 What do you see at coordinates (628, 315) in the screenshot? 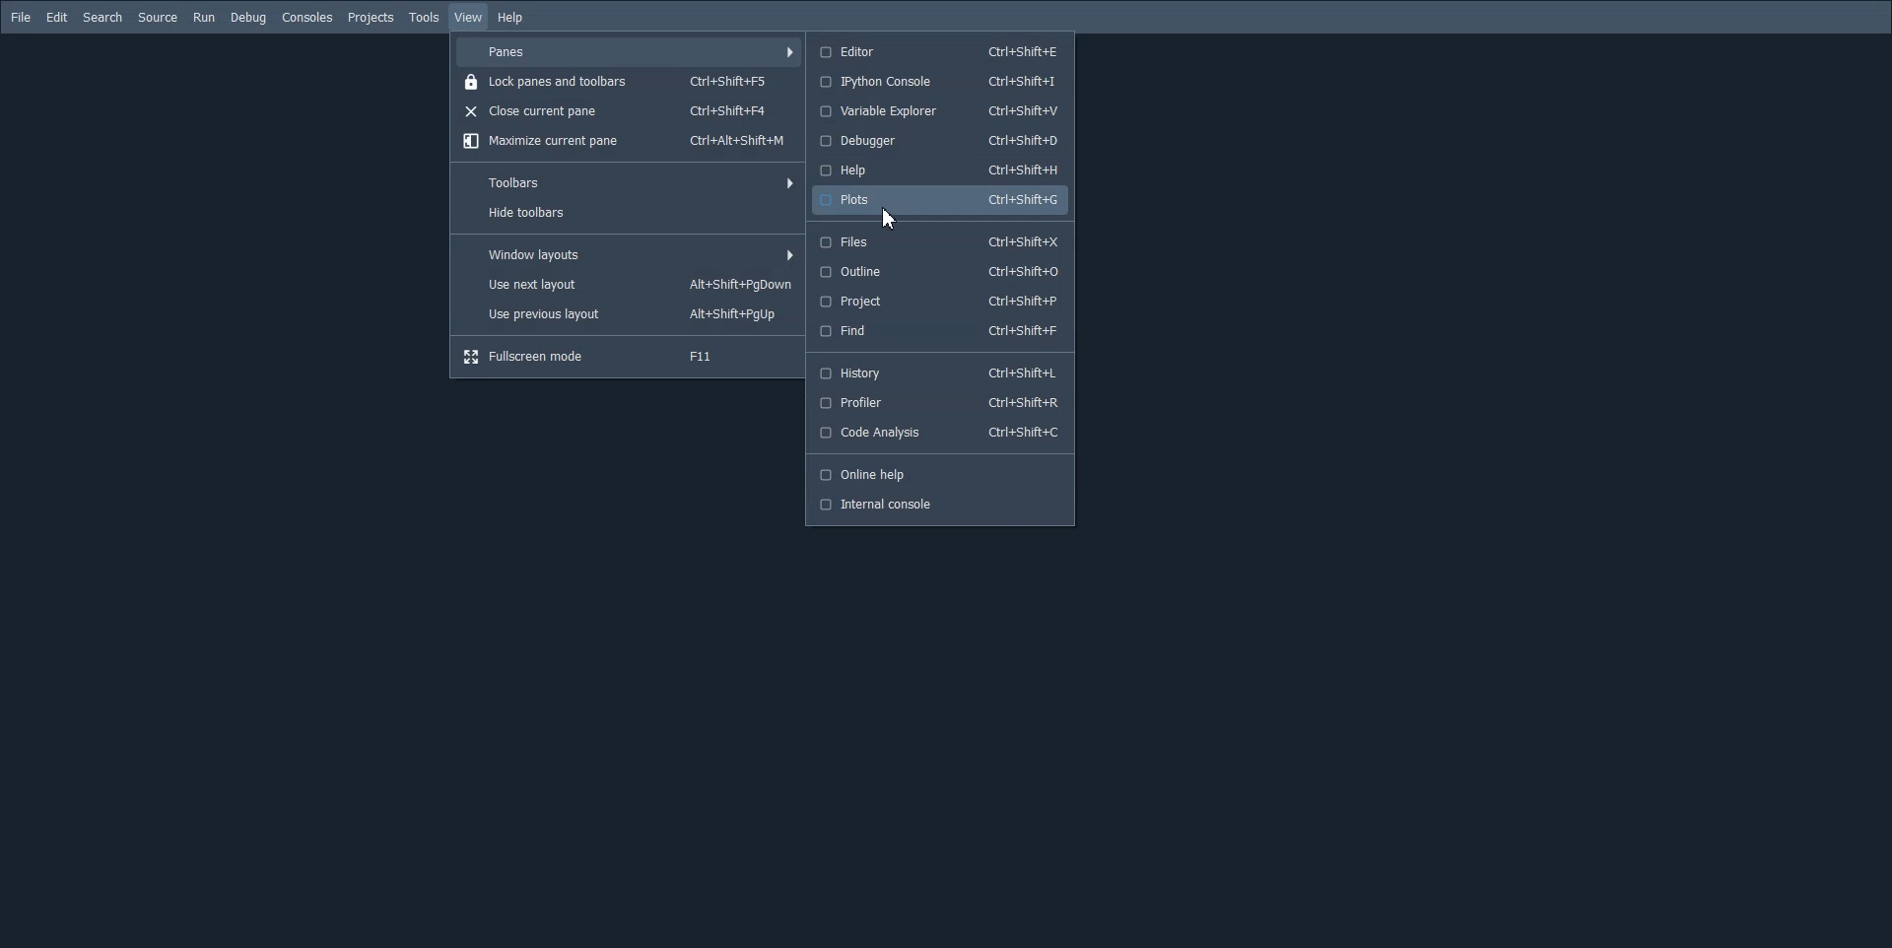
I see `Use previous layout` at bounding box center [628, 315].